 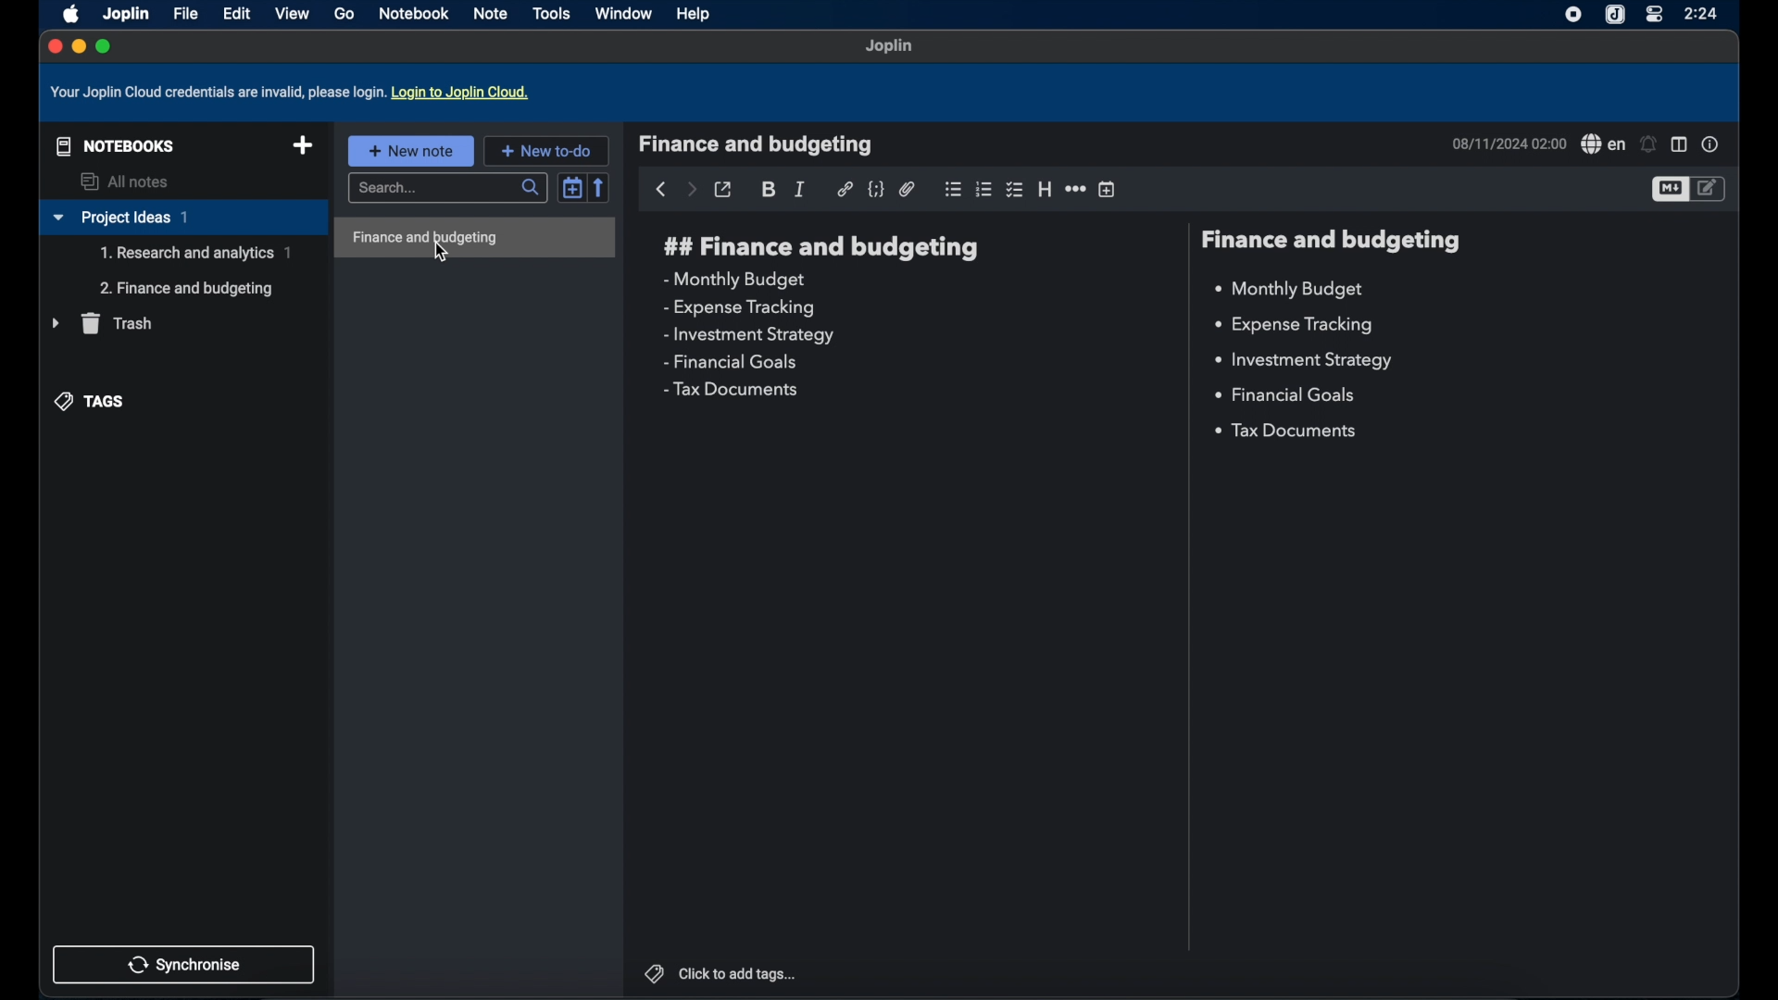 What do you see at coordinates (292, 13) in the screenshot?
I see `view` at bounding box center [292, 13].